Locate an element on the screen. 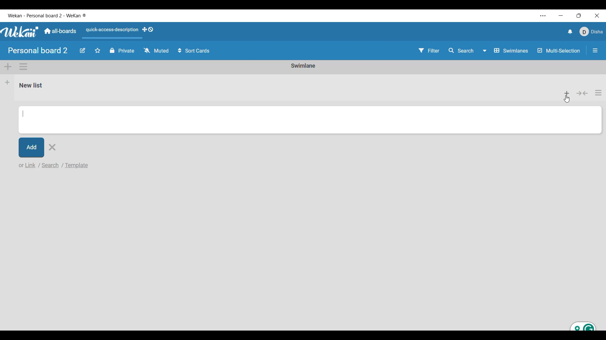 This screenshot has height=340, width=606. Add card to top of list is located at coordinates (568, 93).